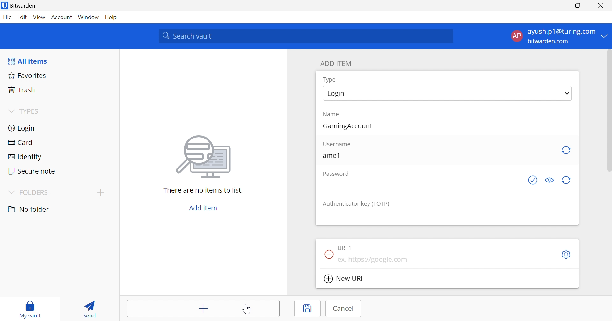  What do you see at coordinates (343, 279) in the screenshot?
I see `New URI` at bounding box center [343, 279].